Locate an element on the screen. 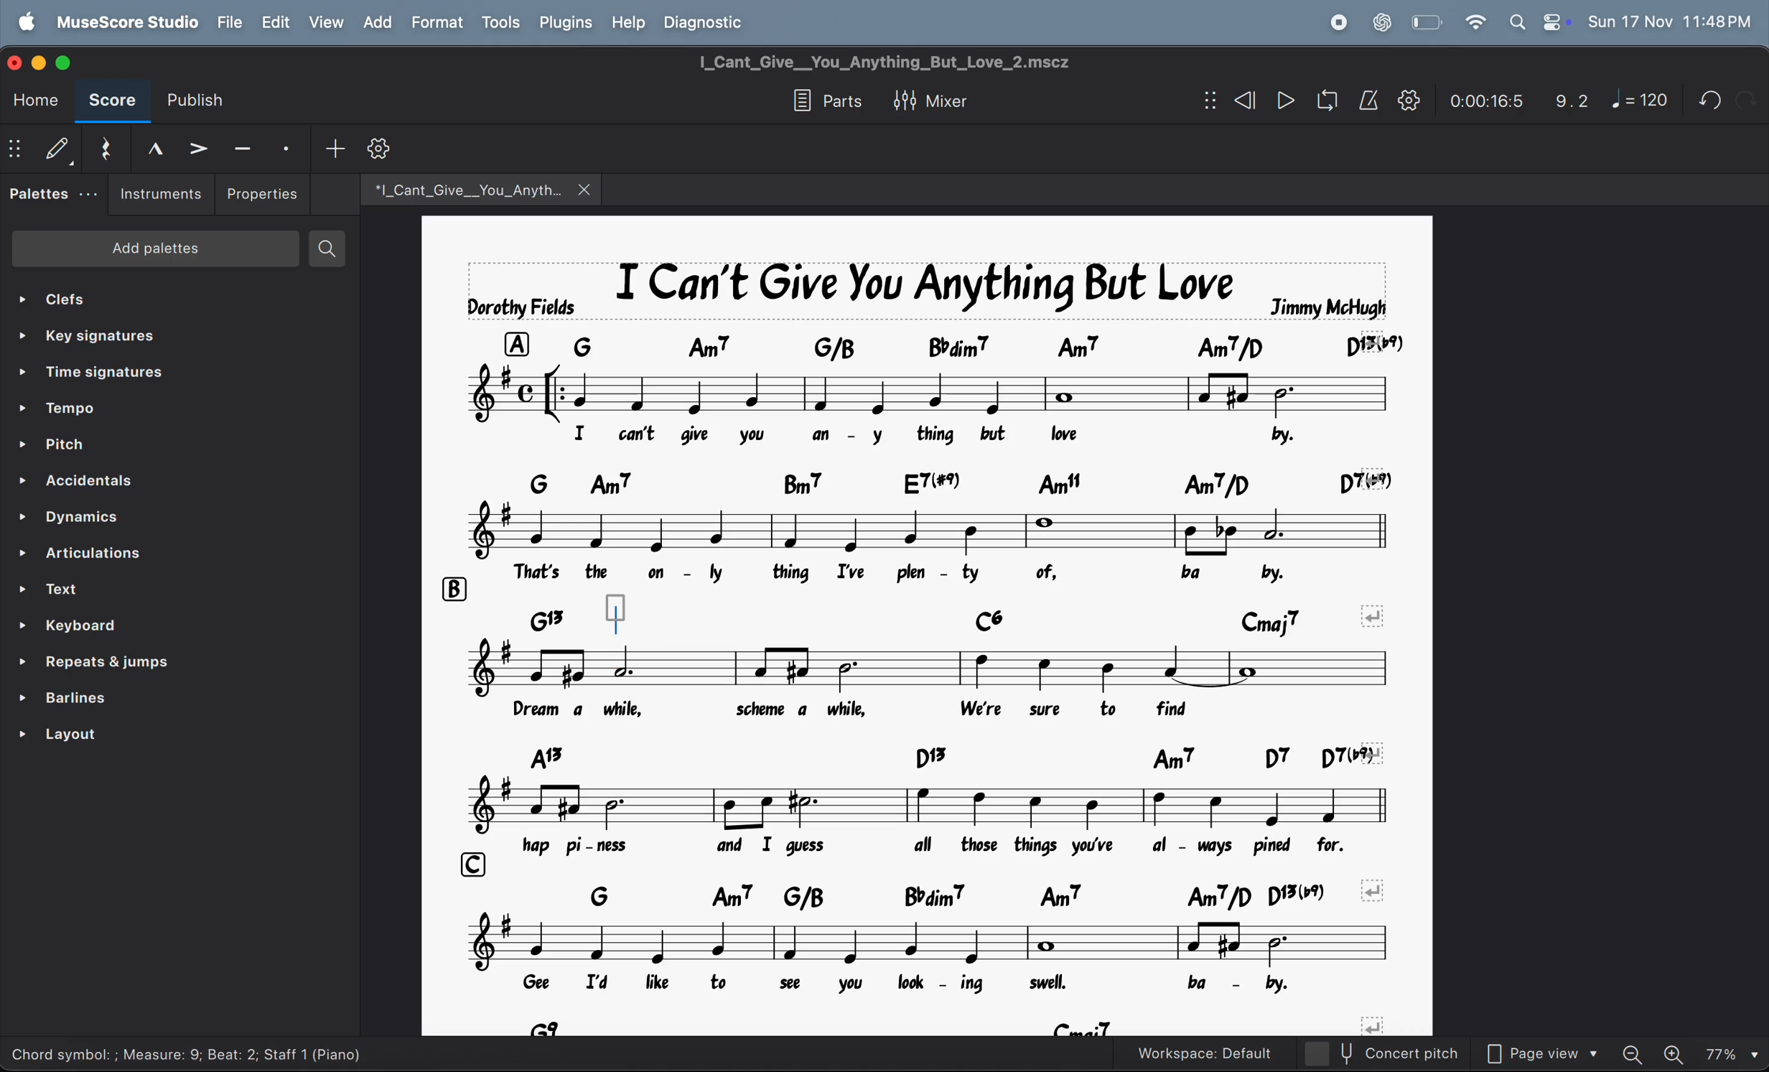 This screenshot has height=1072, width=1769. chord symbols is located at coordinates (957, 758).